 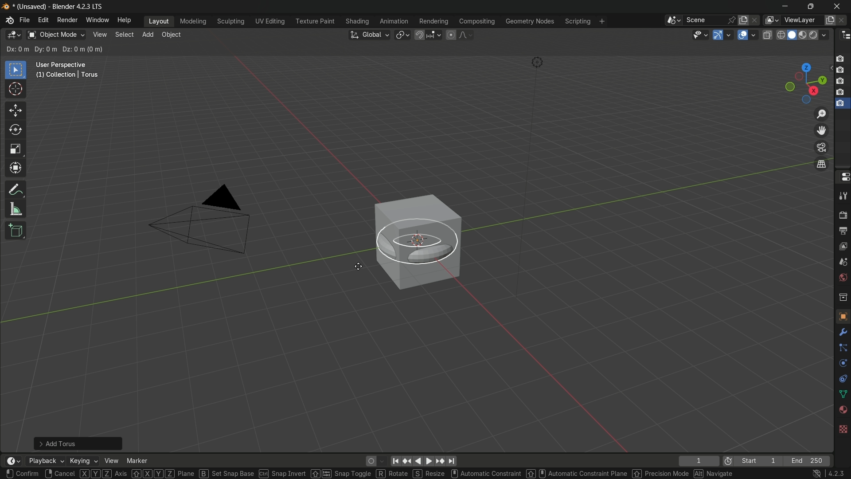 What do you see at coordinates (842, 297) in the screenshot?
I see `collection` at bounding box center [842, 297].